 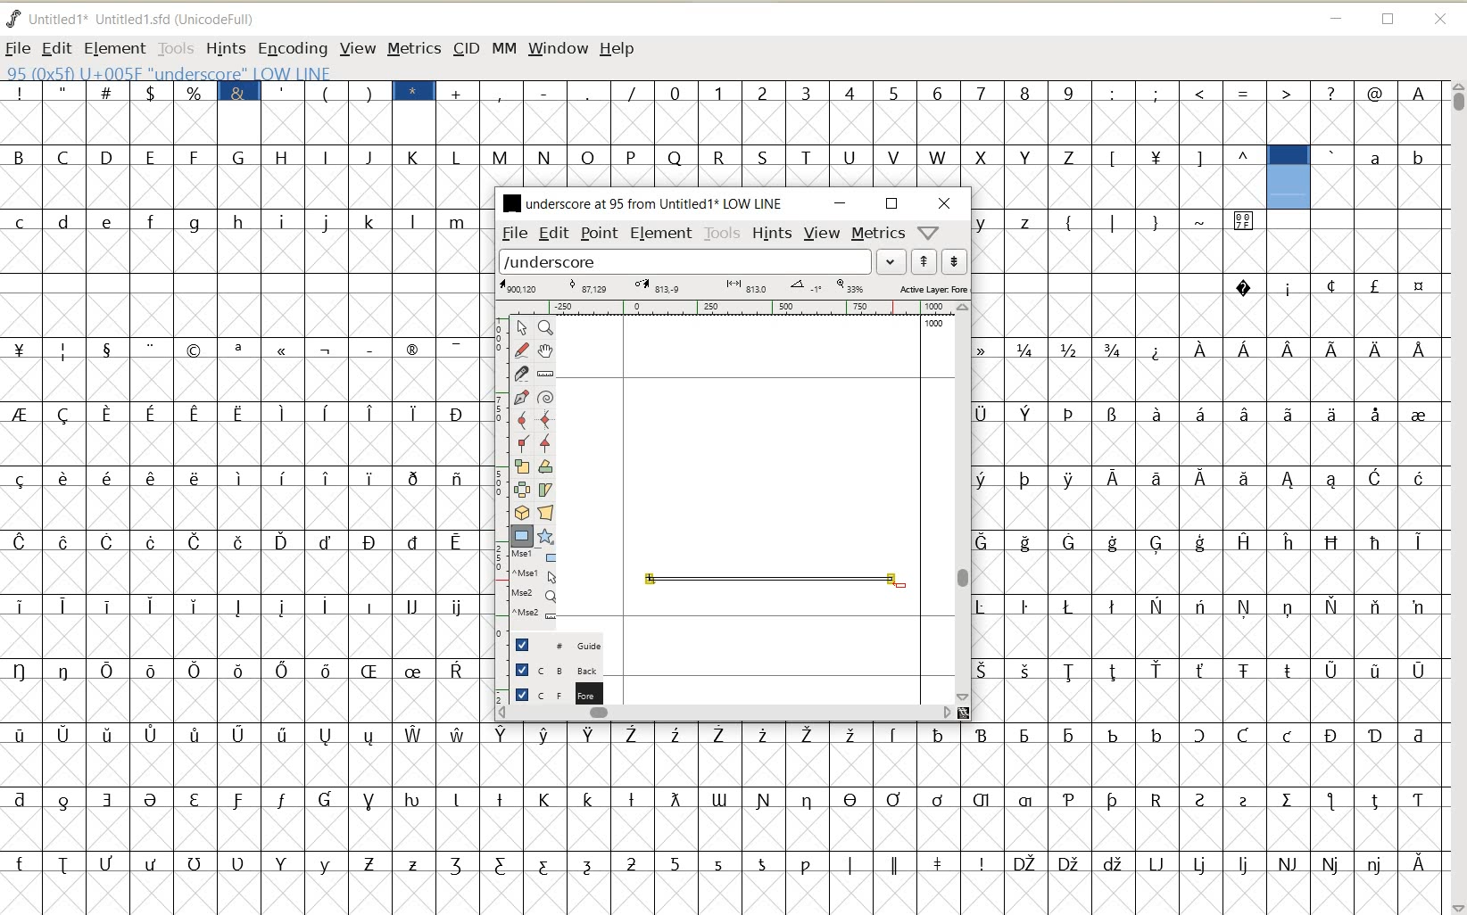 What do you see at coordinates (728, 308) in the screenshot?
I see `RULER` at bounding box center [728, 308].